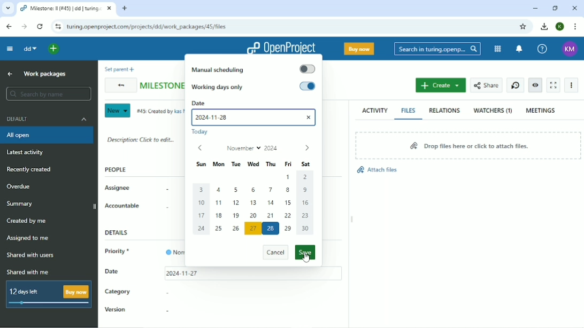  What do you see at coordinates (376, 170) in the screenshot?
I see `Attach files` at bounding box center [376, 170].